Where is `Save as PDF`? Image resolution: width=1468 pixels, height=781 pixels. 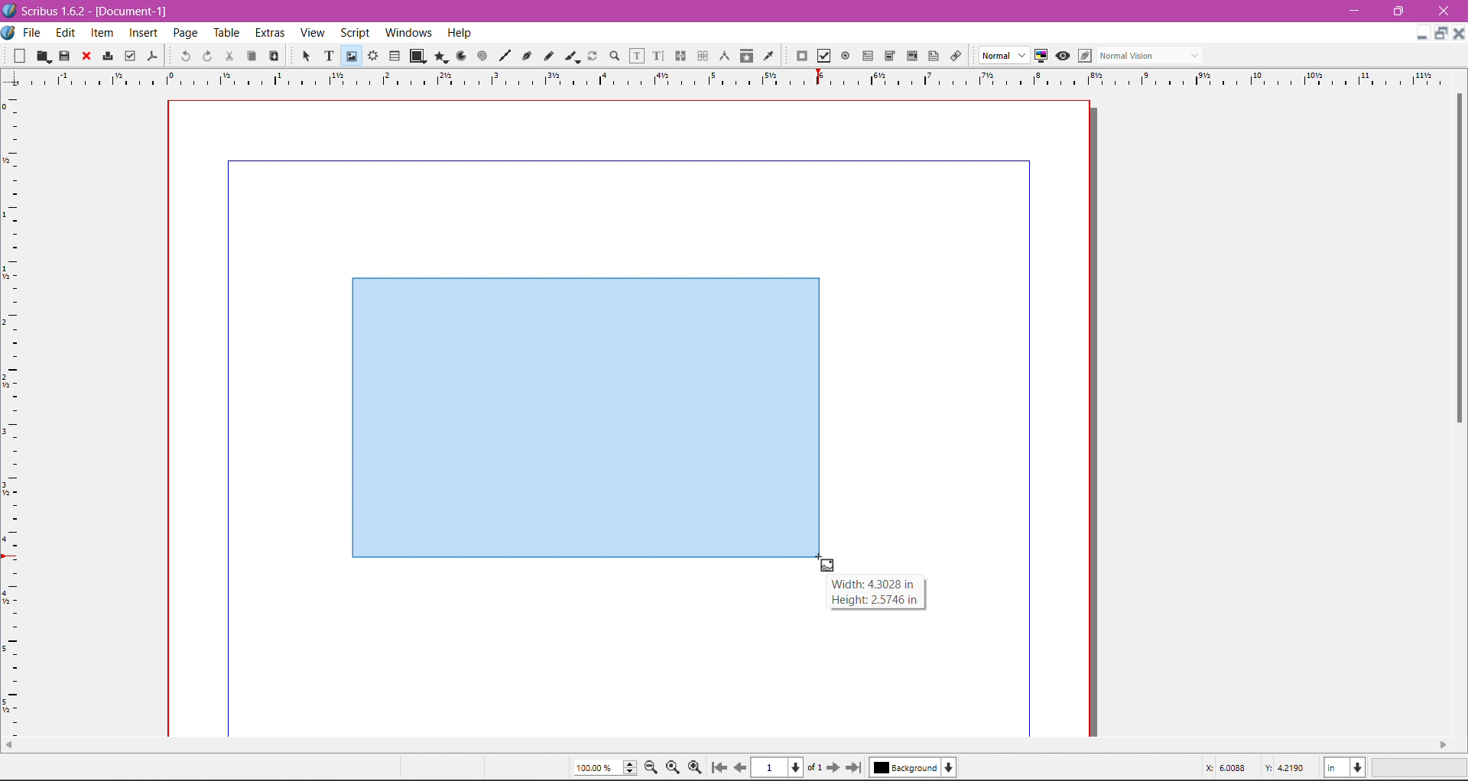
Save as PDF is located at coordinates (154, 56).